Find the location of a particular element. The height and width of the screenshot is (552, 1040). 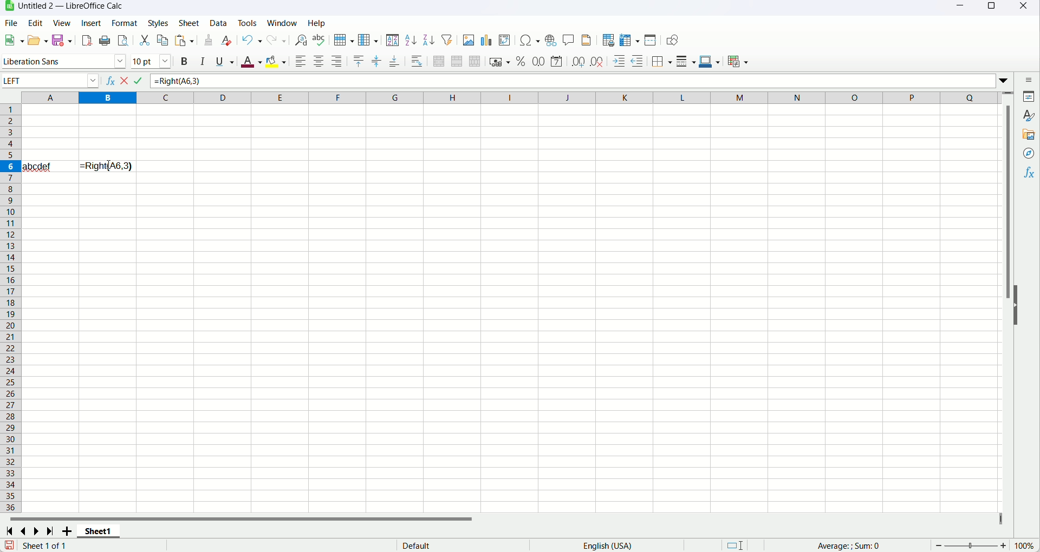

navigator is located at coordinates (1028, 154).